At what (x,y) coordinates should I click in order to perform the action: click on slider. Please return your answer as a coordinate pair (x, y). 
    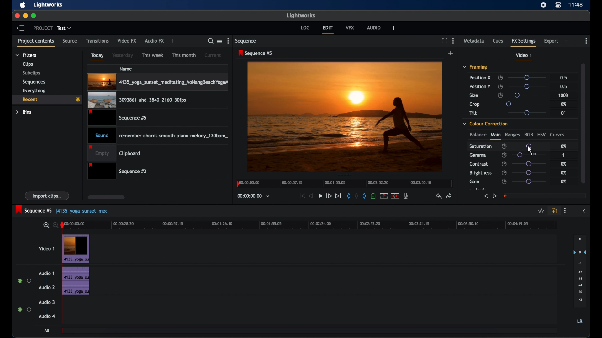
    Looking at the image, I should click on (529, 146).